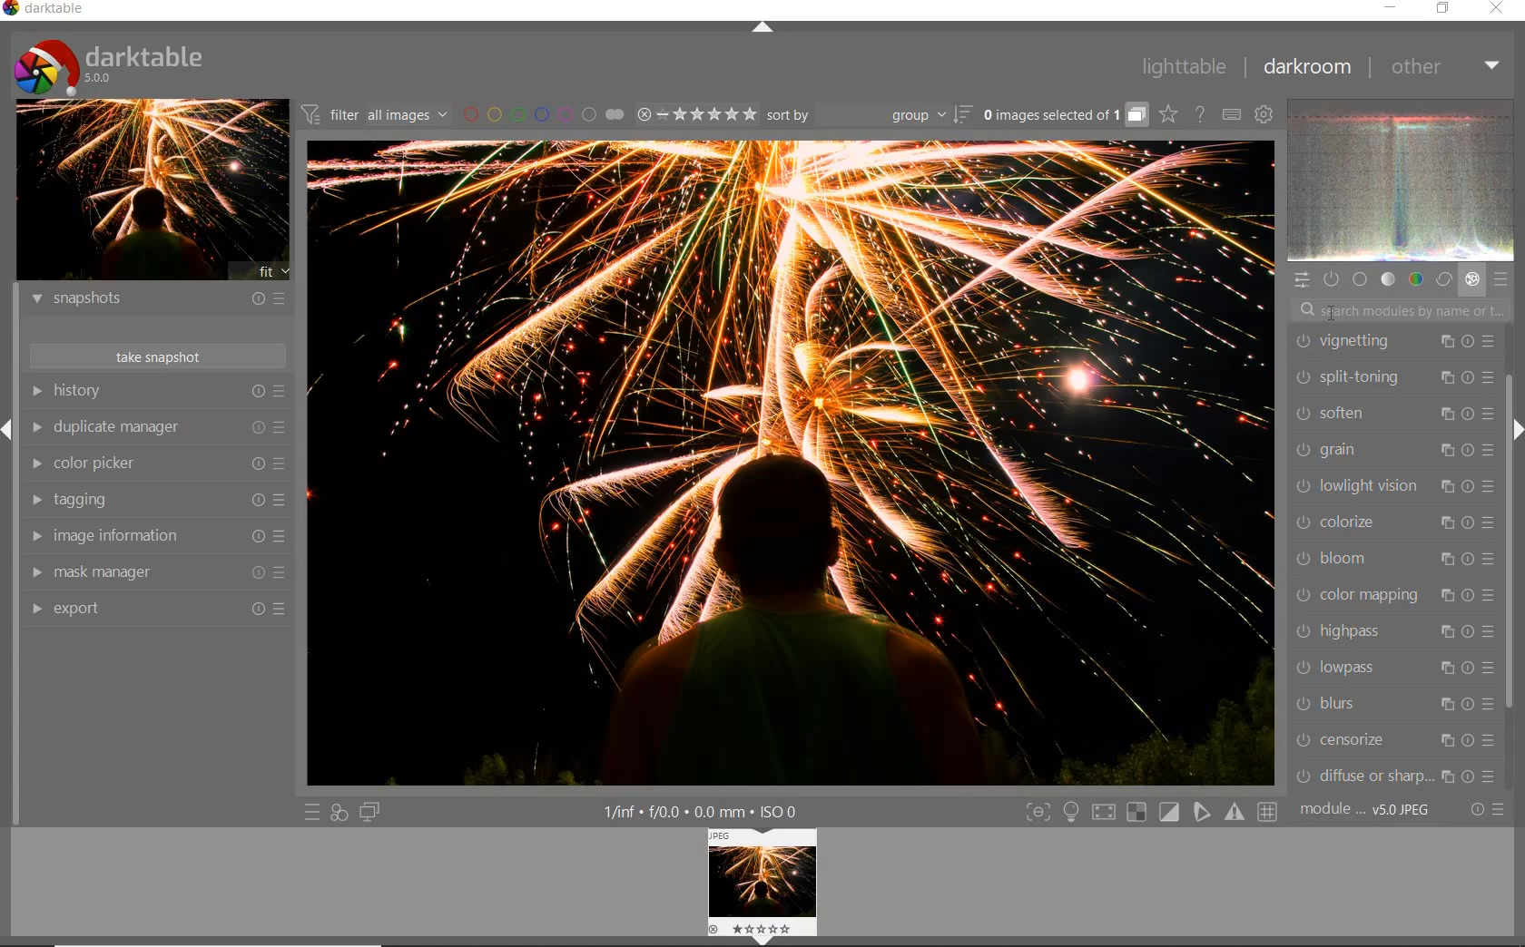 The image size is (1525, 947). I want to click on presets, so click(1502, 280).